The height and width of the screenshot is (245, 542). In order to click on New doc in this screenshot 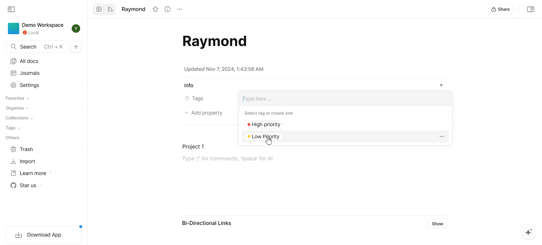, I will do `click(76, 47)`.